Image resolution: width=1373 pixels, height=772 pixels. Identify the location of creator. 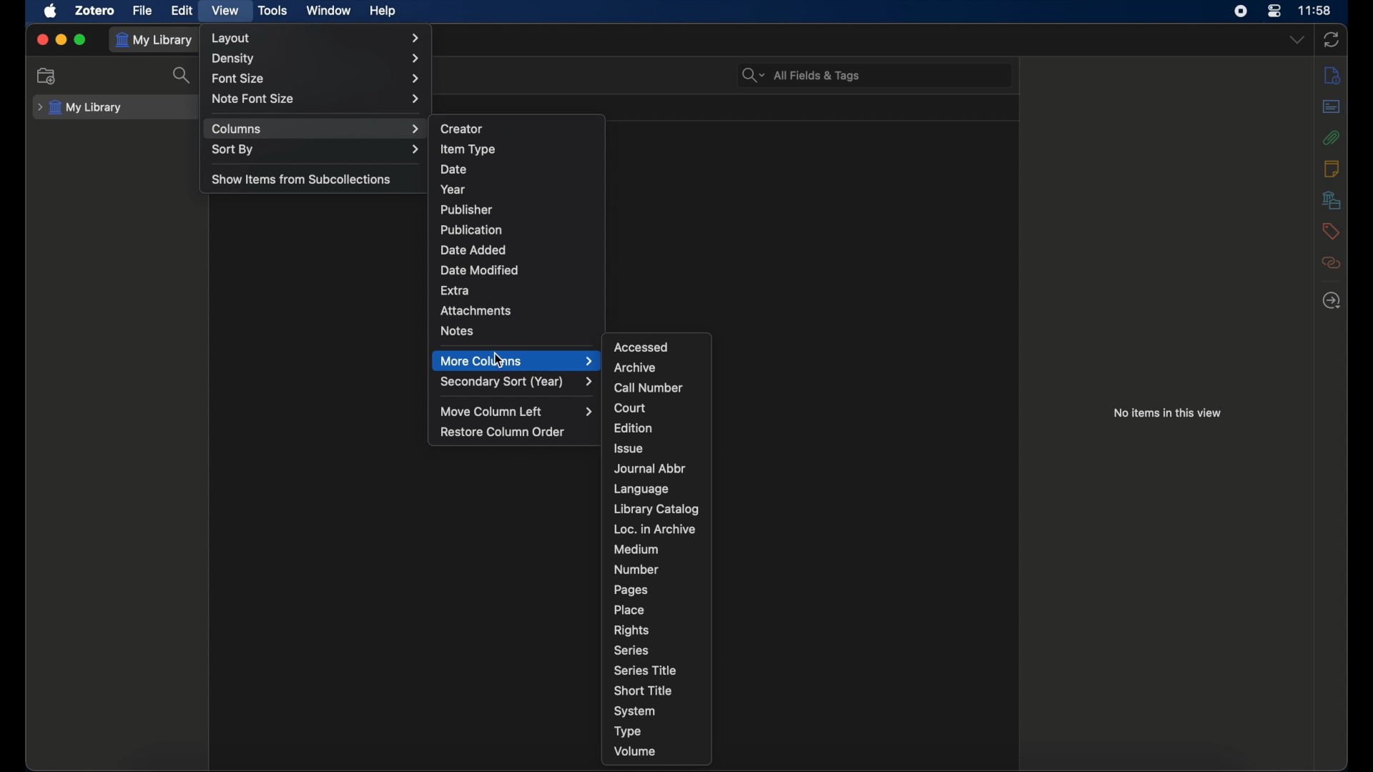
(462, 129).